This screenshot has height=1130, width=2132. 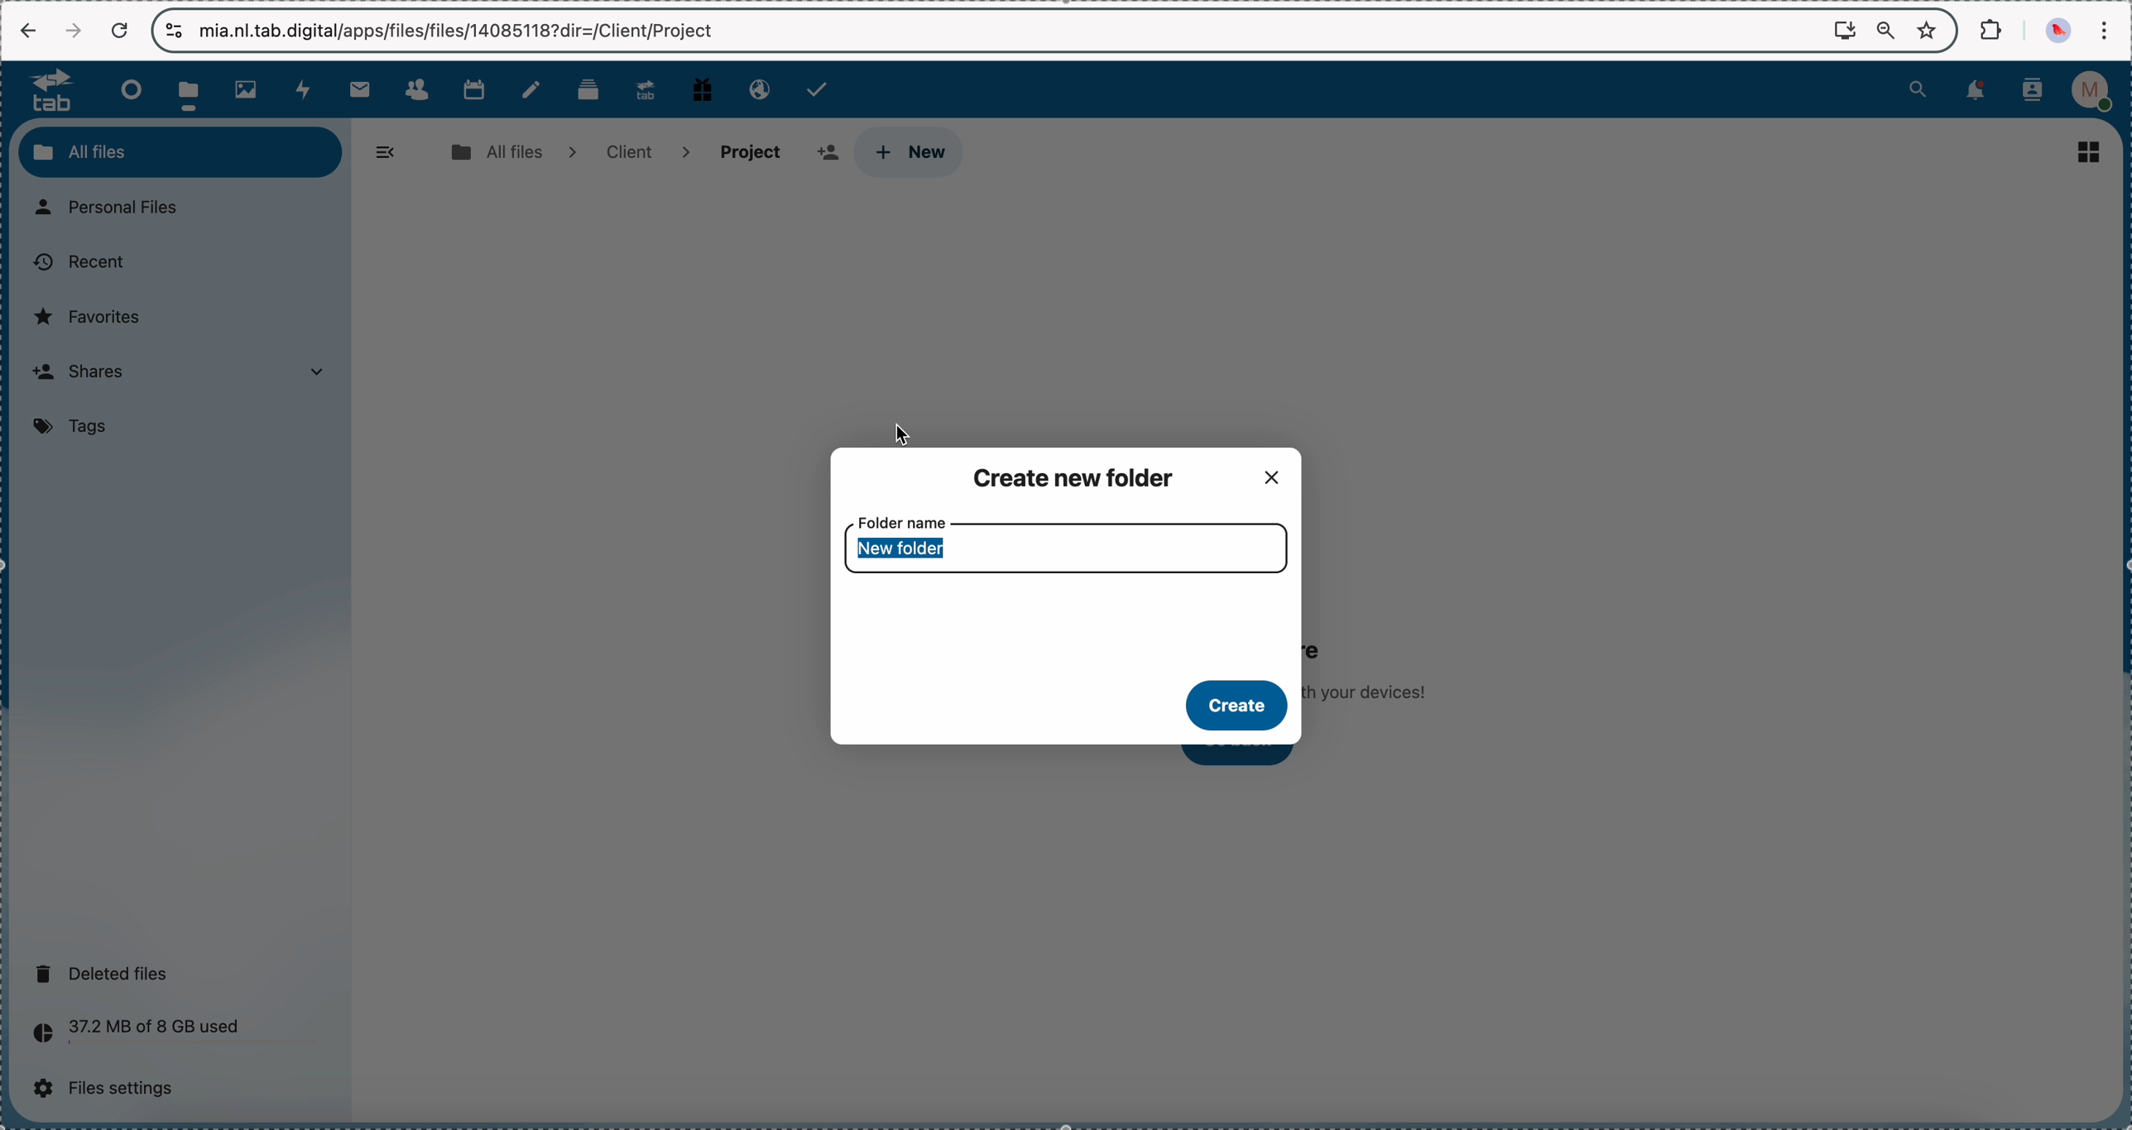 What do you see at coordinates (118, 31) in the screenshot?
I see `cancel` at bounding box center [118, 31].